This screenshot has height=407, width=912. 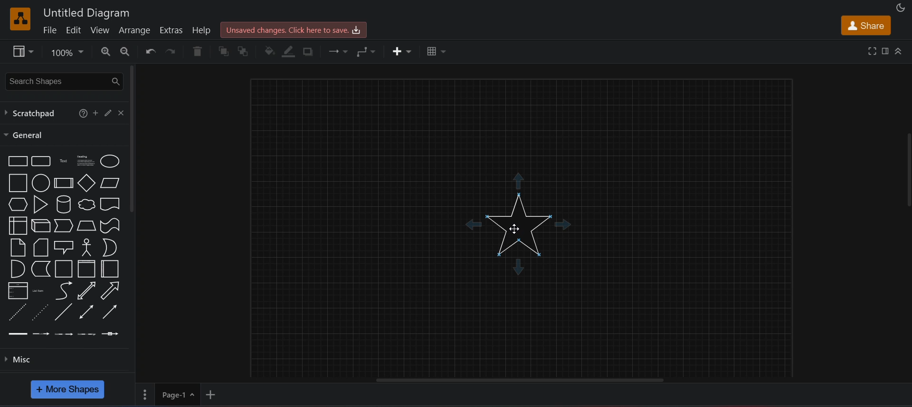 I want to click on diamond, so click(x=87, y=182).